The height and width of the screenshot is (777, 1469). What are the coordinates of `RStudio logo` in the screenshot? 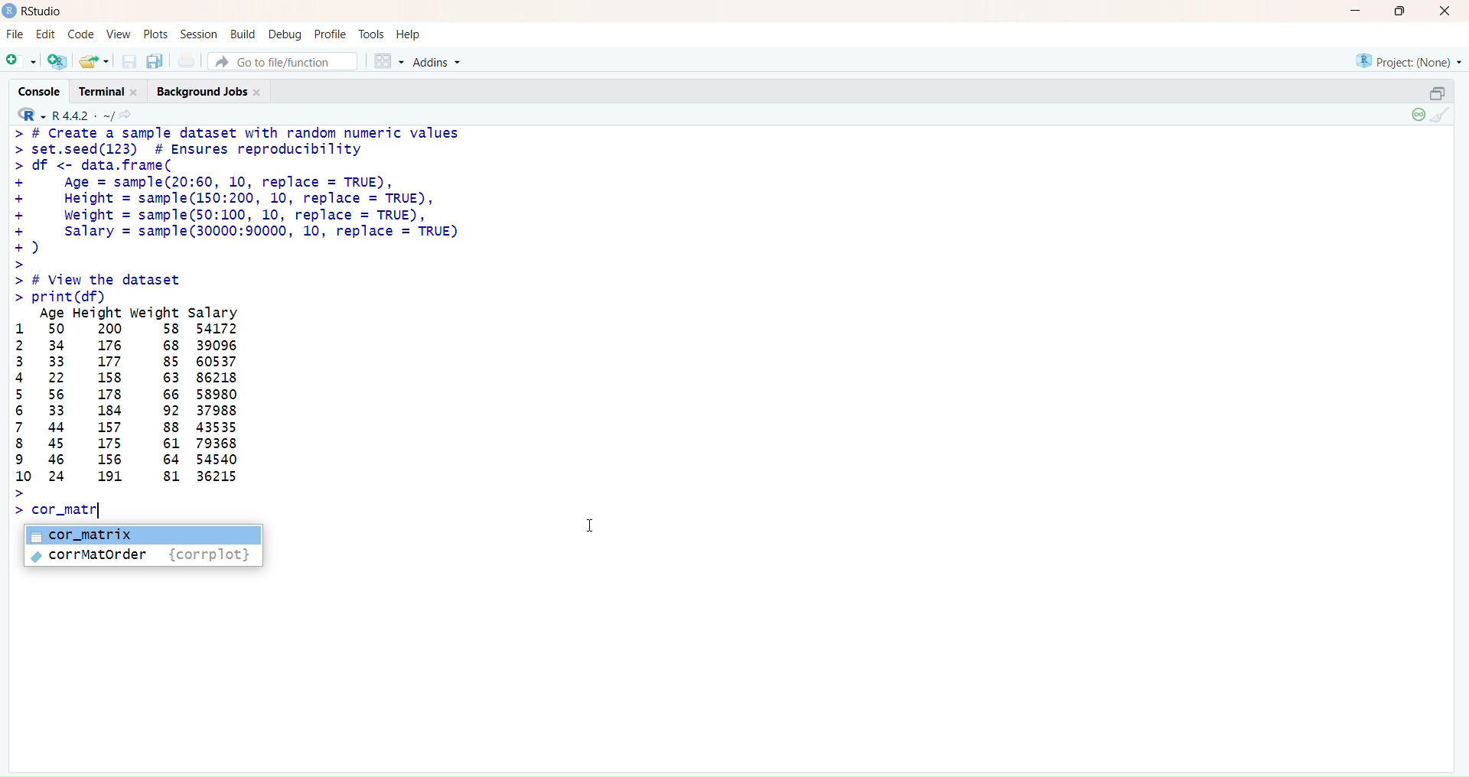 It's located at (28, 114).